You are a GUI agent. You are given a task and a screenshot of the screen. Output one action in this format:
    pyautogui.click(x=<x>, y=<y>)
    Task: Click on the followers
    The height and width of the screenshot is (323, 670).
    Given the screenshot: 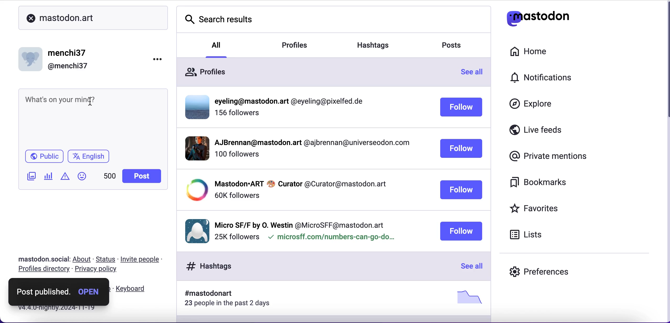 What is the action you would take?
    pyautogui.click(x=238, y=115)
    